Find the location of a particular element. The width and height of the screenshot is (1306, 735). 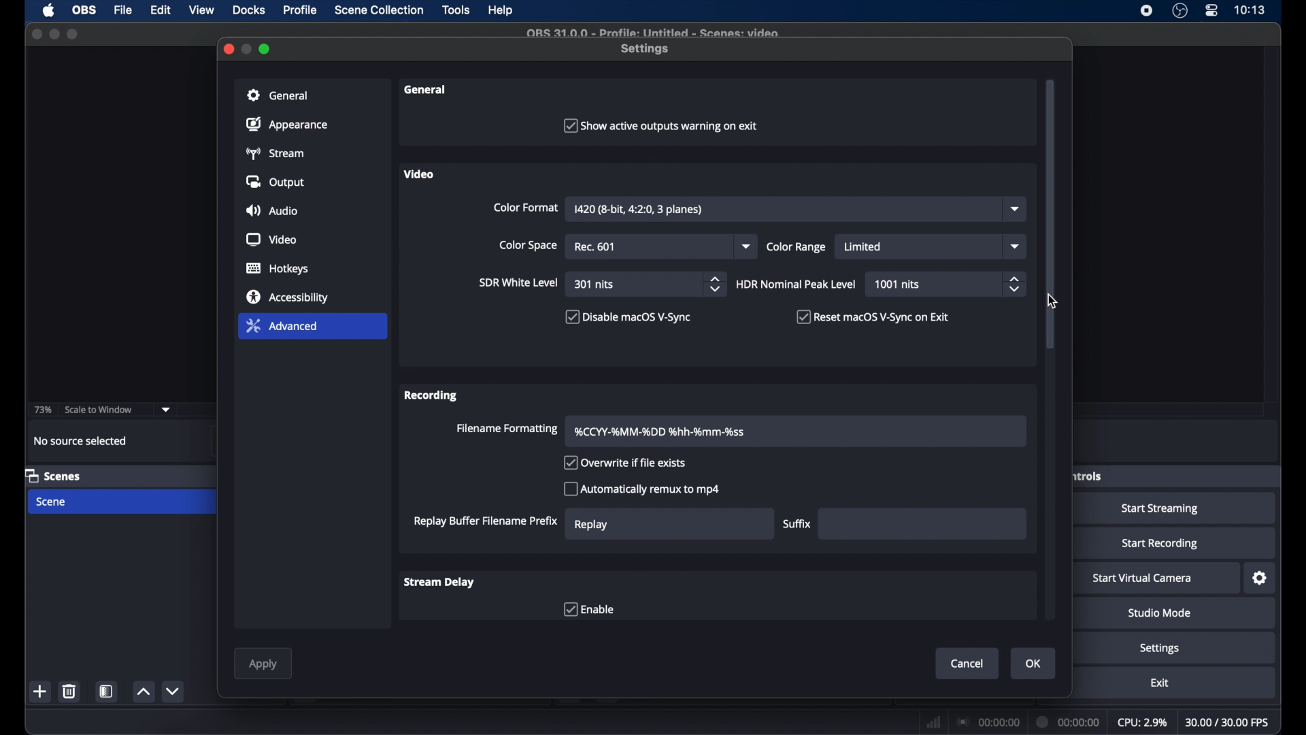

color range is located at coordinates (795, 248).